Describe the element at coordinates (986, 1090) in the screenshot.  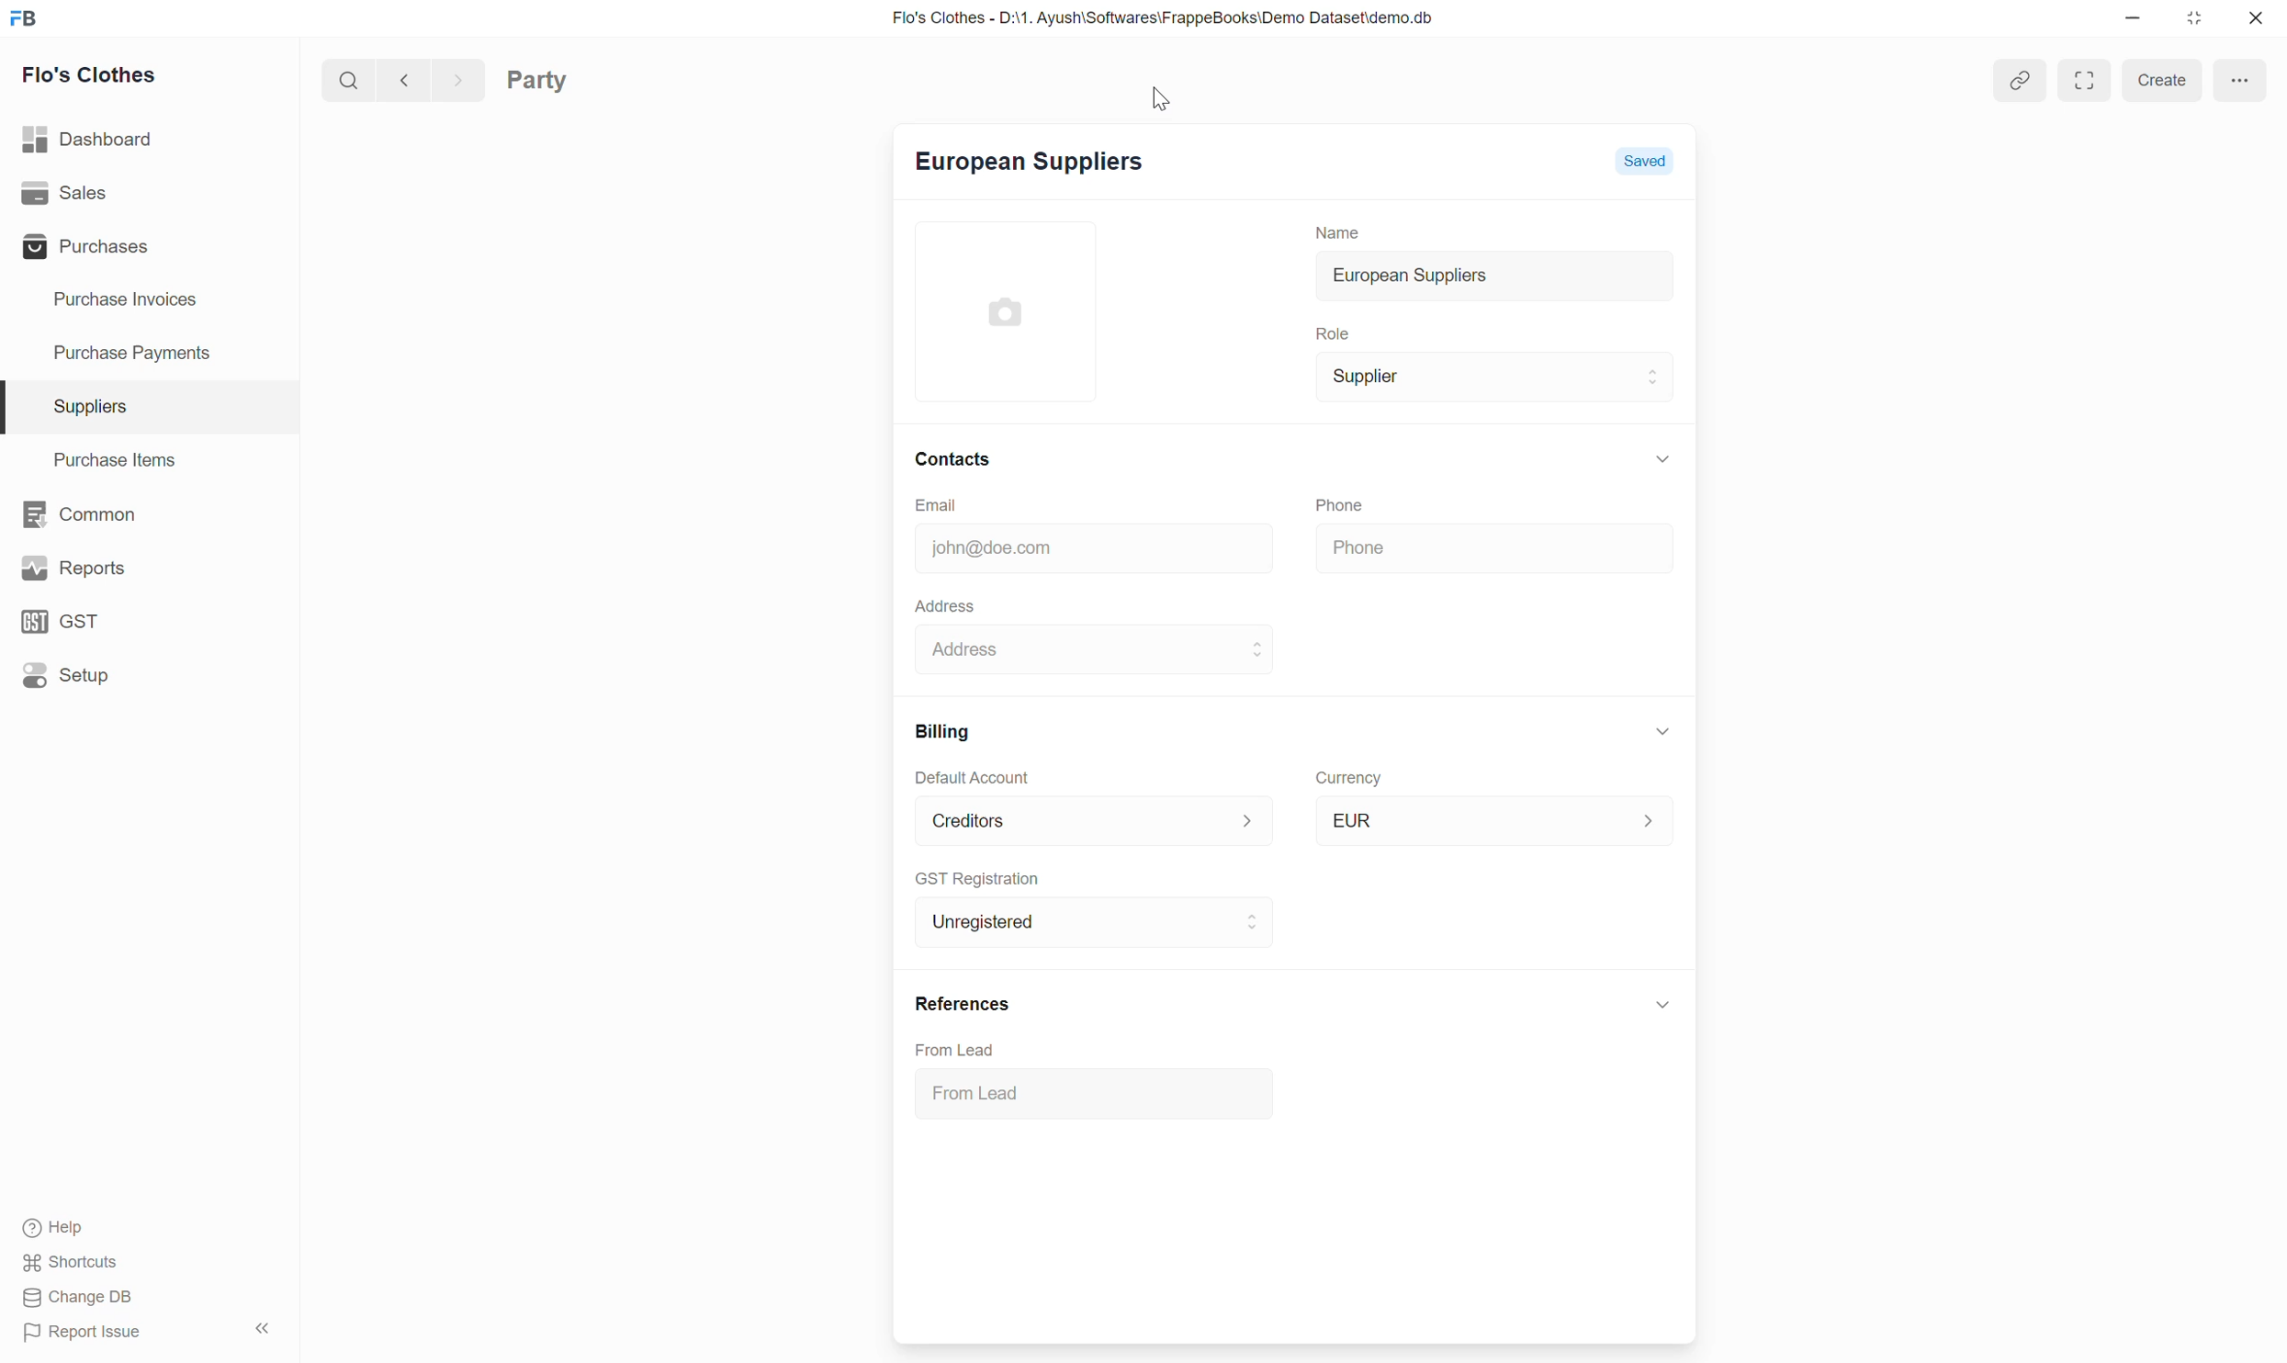
I see `From Lead` at that location.